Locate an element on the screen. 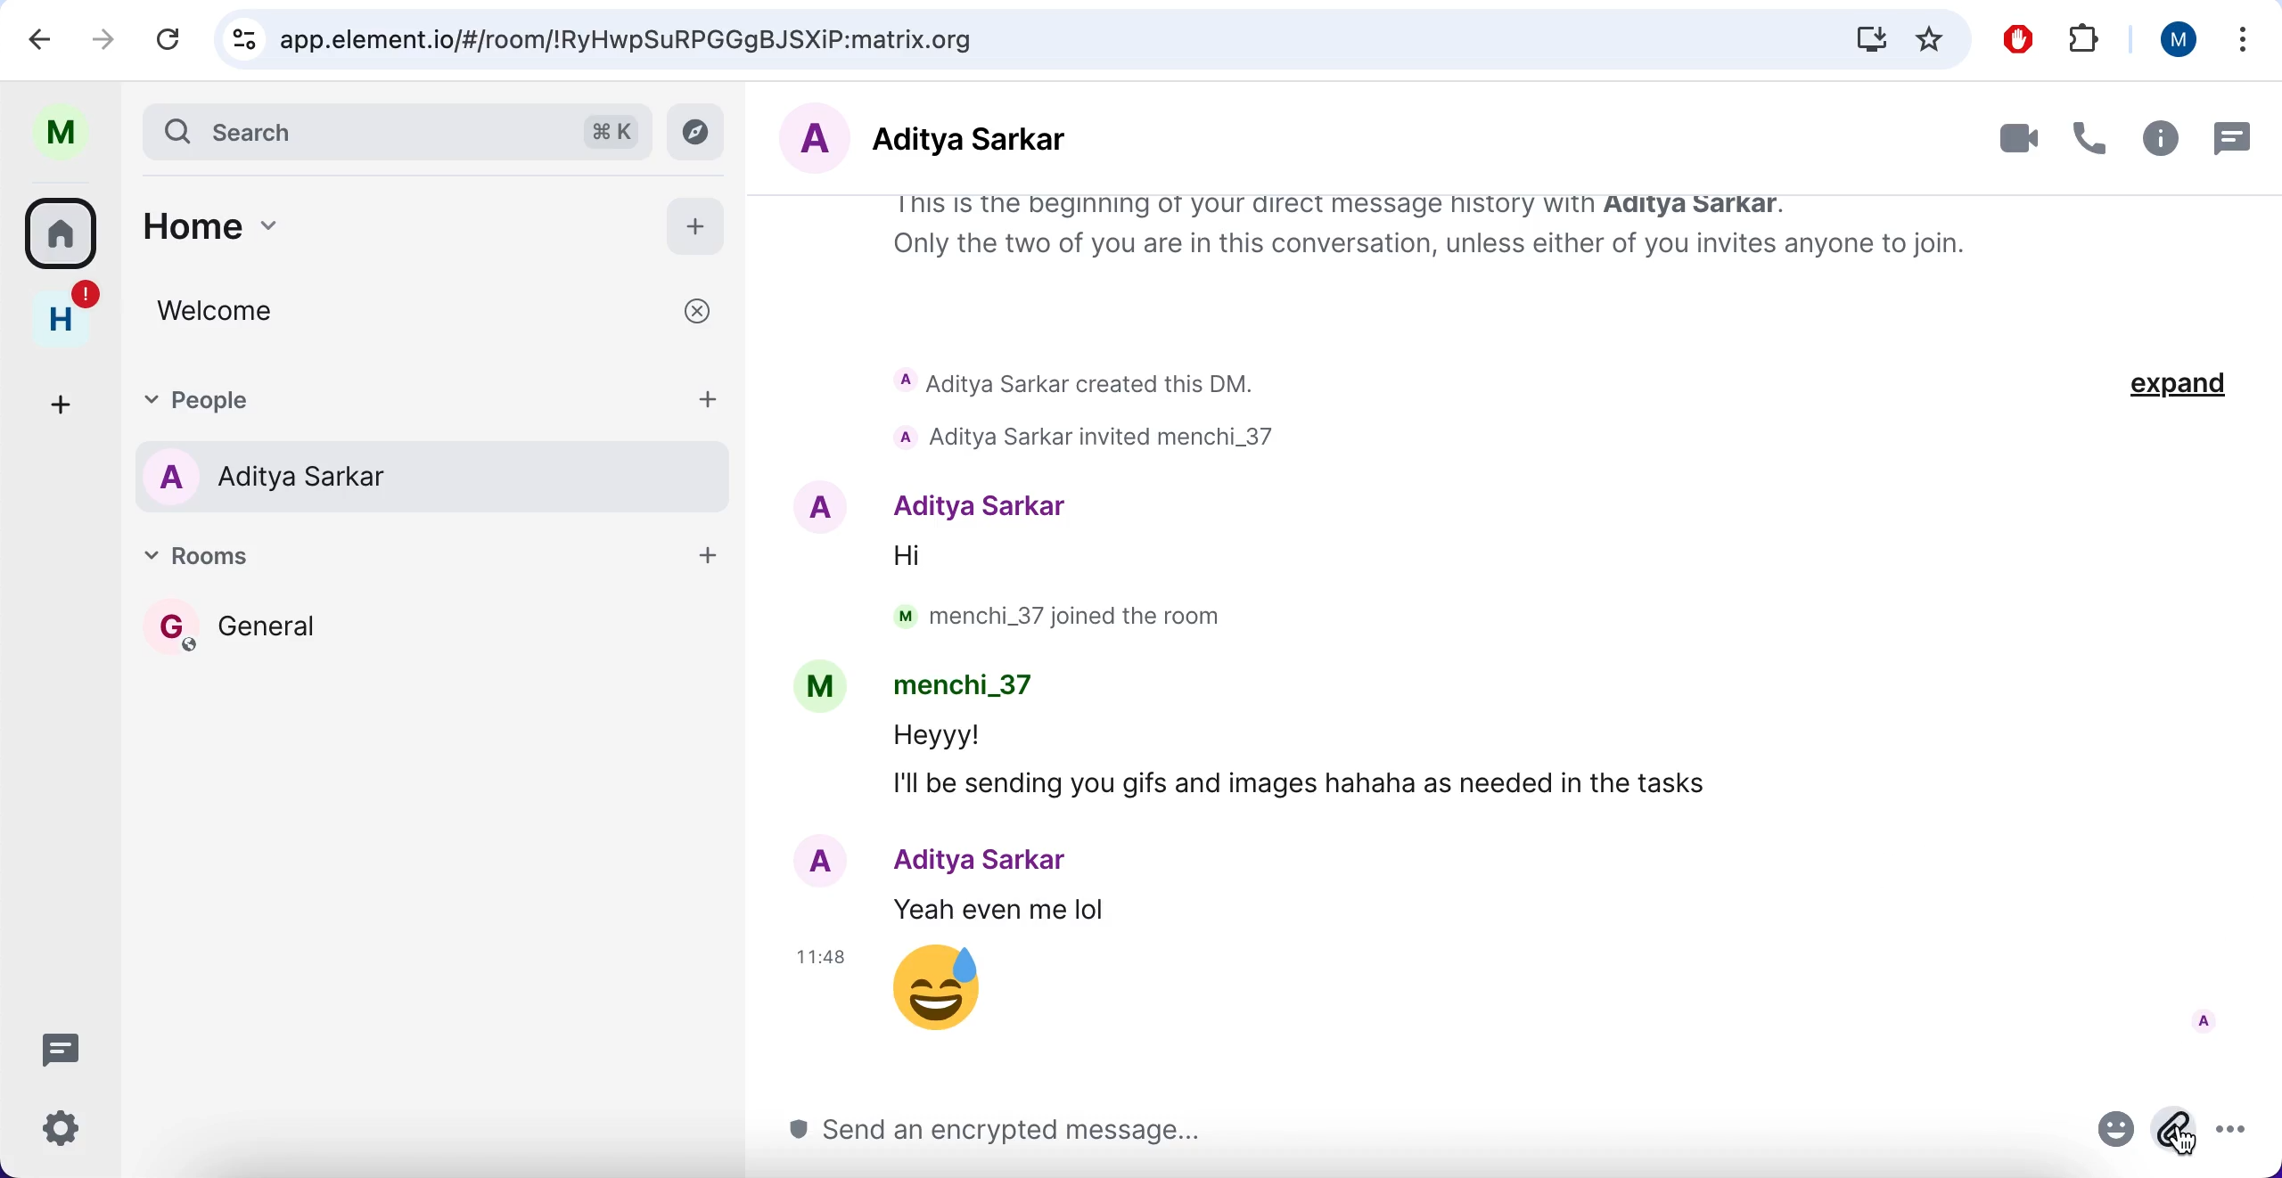  videocall is located at coordinates (2004, 137).